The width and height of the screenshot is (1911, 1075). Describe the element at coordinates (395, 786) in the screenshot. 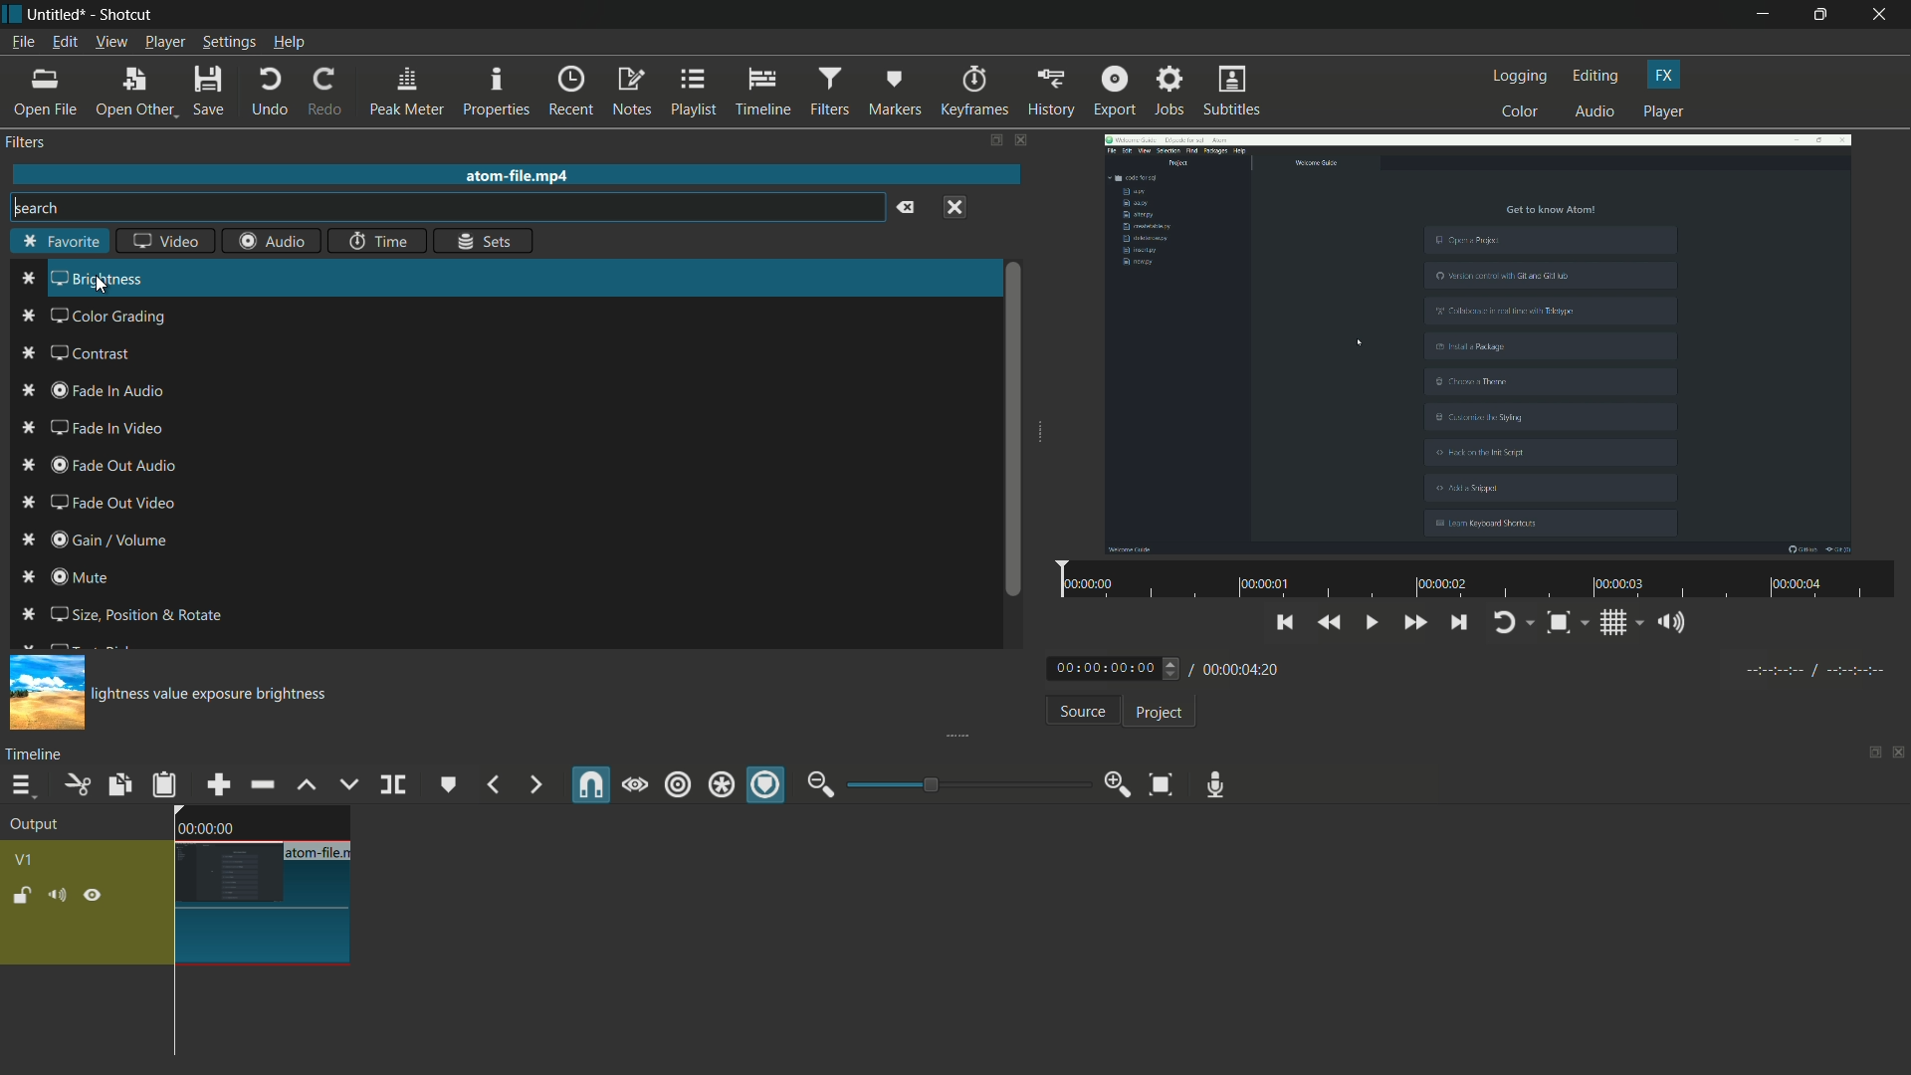

I see `split at playhead` at that location.